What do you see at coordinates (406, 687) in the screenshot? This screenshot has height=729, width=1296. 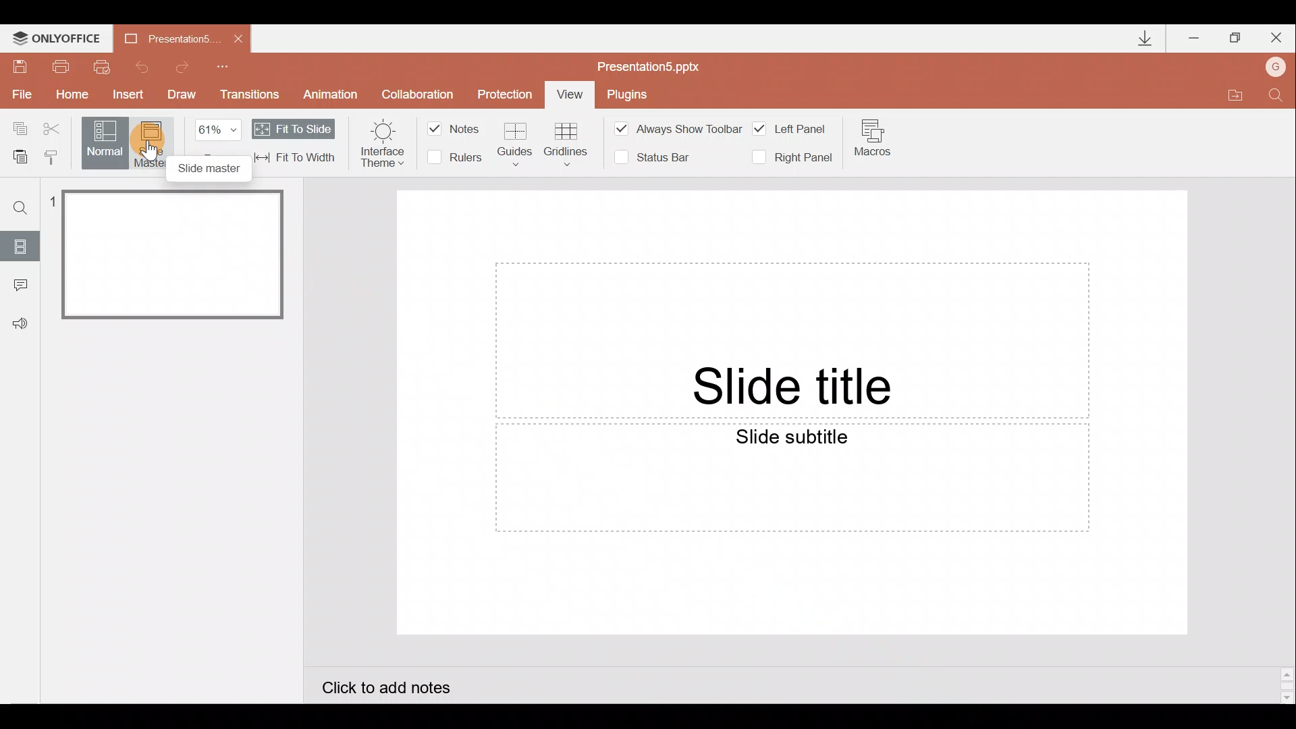 I see `Click to add notes` at bounding box center [406, 687].